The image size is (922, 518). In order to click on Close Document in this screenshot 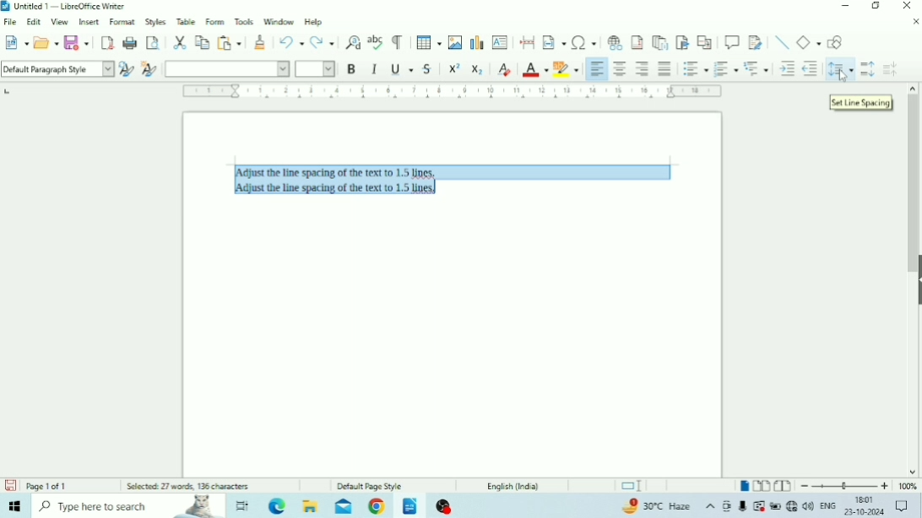, I will do `click(914, 22)`.